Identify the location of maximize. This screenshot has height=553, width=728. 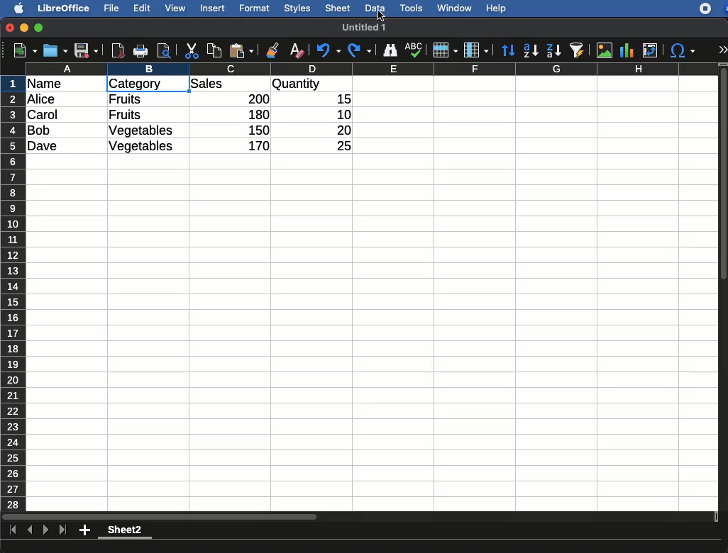
(40, 28).